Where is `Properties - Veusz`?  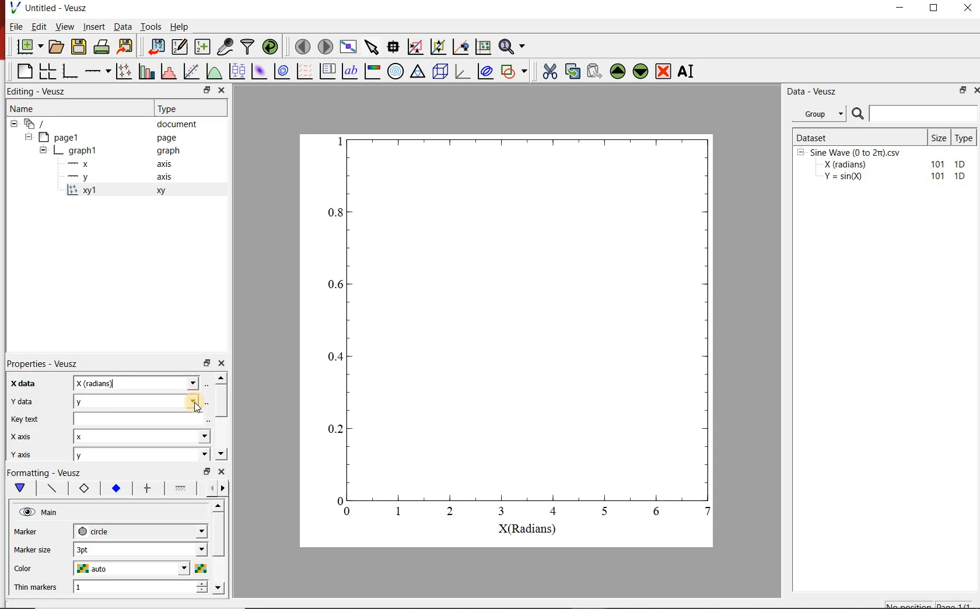
Properties - Veusz is located at coordinates (44, 363).